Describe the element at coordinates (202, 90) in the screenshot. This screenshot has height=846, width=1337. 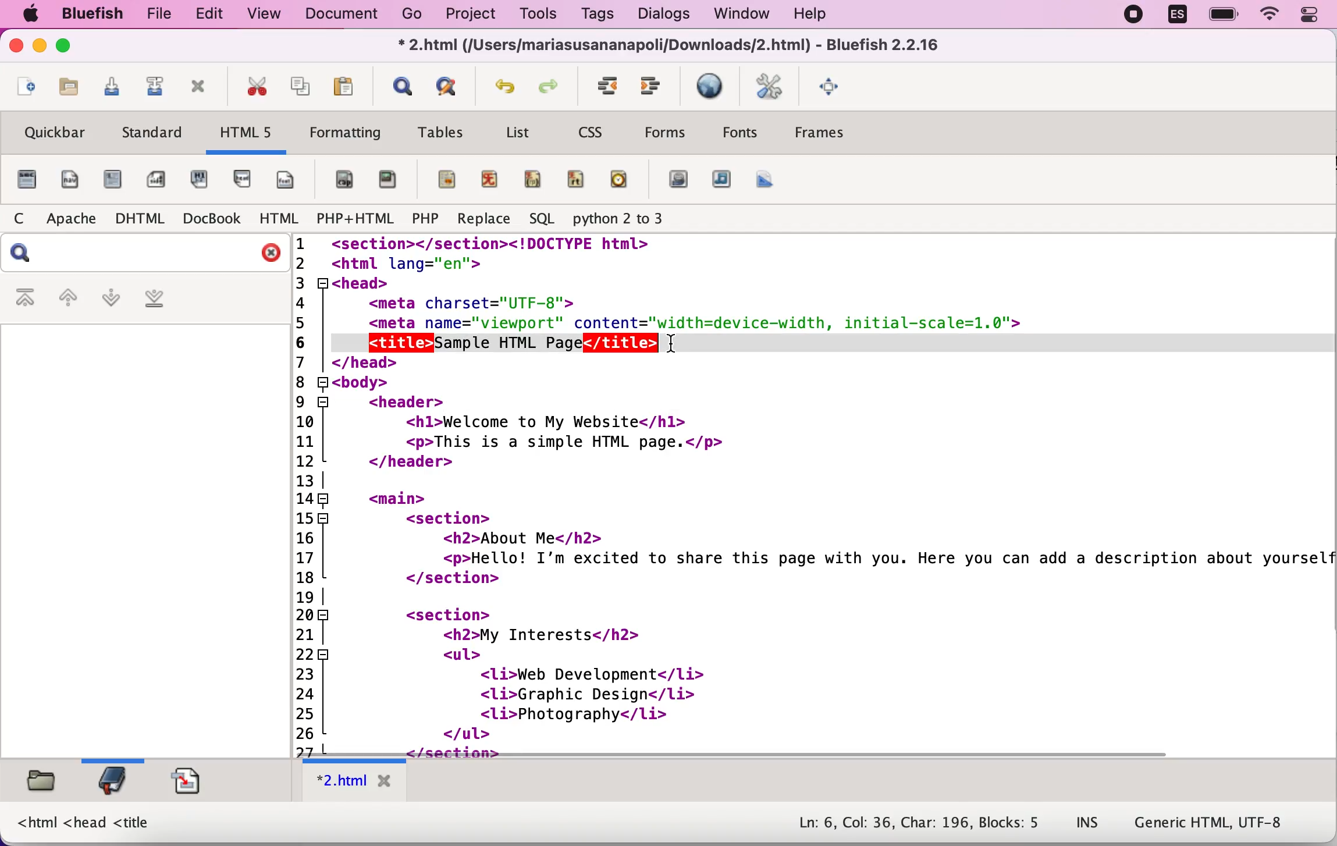
I see `close toolbar` at that location.